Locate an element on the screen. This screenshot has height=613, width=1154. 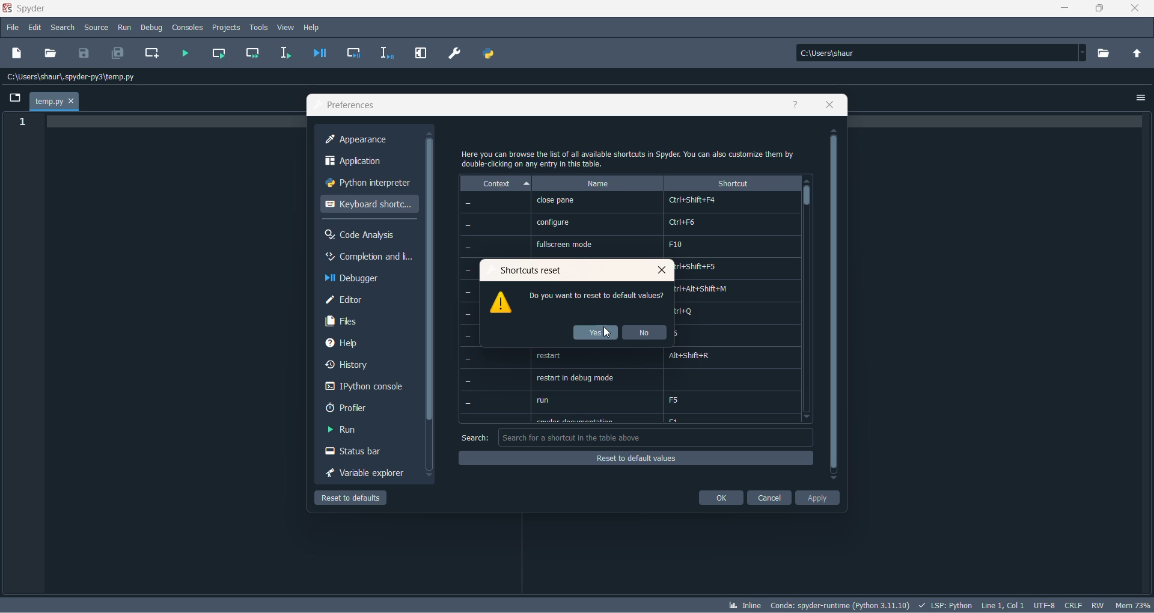
no is located at coordinates (644, 332).